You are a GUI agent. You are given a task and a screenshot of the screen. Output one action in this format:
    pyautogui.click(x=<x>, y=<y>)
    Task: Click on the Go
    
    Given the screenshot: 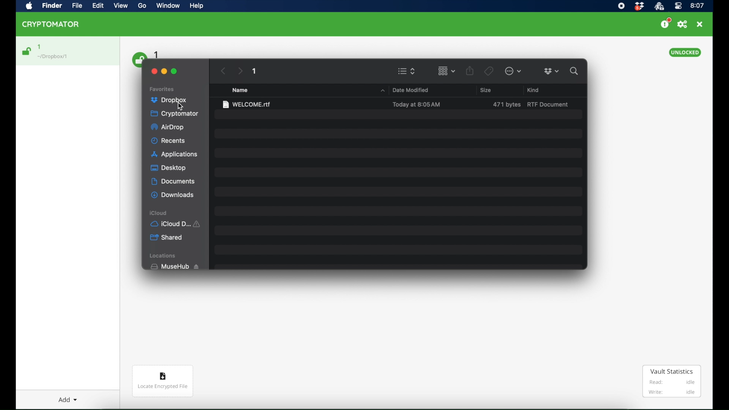 What is the action you would take?
    pyautogui.click(x=145, y=8)
    